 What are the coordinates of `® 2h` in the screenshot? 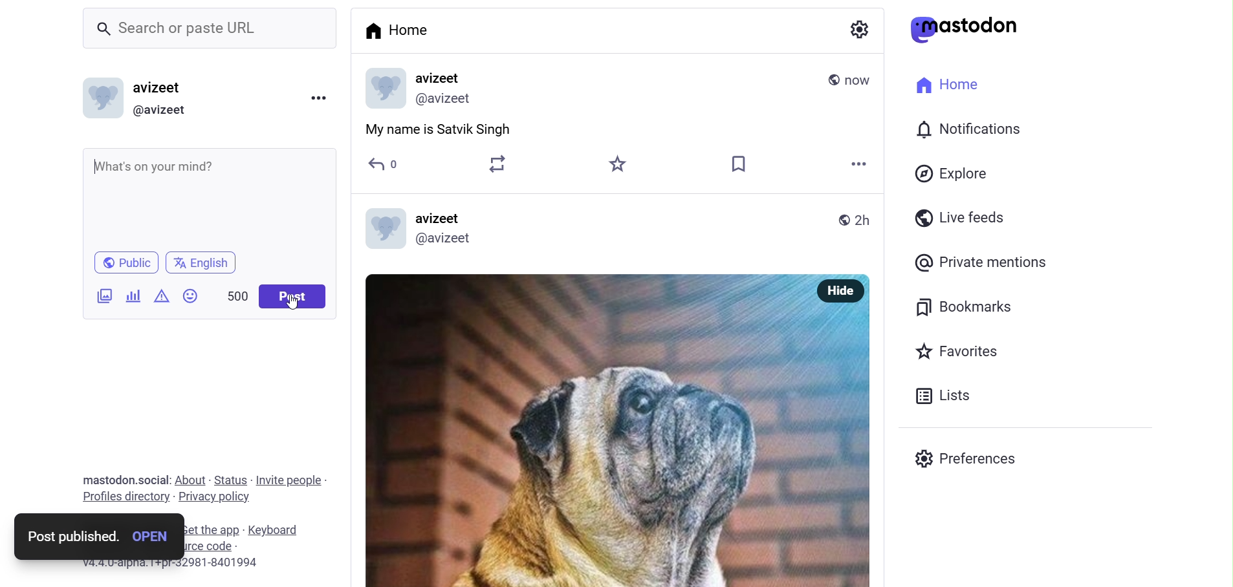 It's located at (856, 220).